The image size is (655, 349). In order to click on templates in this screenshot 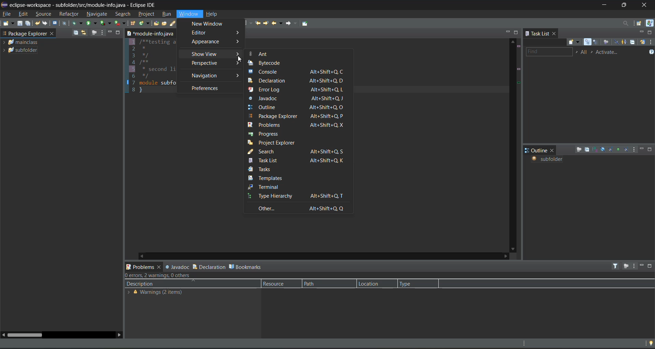, I will do `click(273, 178)`.